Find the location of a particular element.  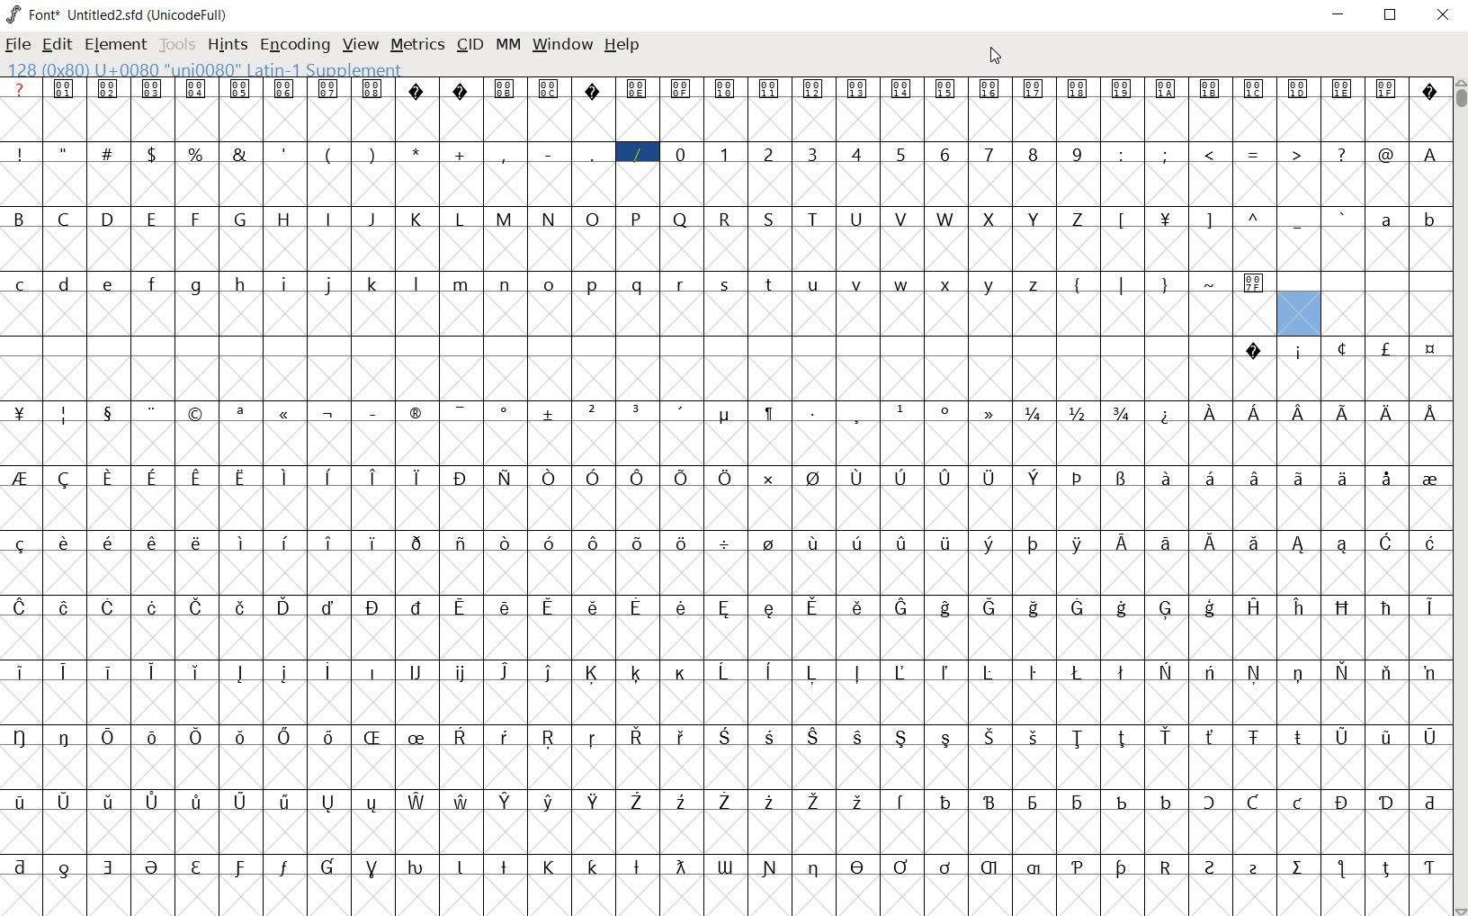

glyph is located at coordinates (593, 91).